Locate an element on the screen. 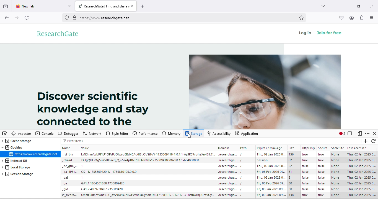 This screenshot has height=199, width=378. false is located at coordinates (306, 183).